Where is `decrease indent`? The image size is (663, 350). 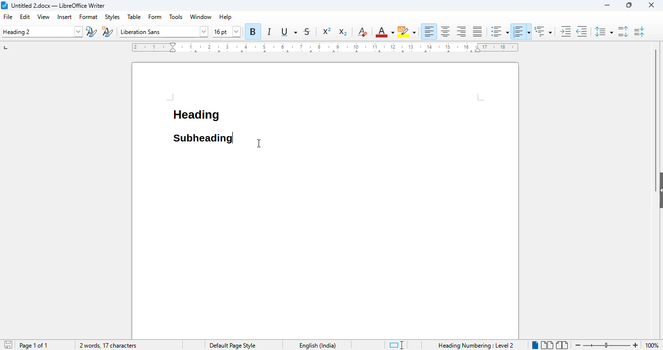 decrease indent is located at coordinates (582, 31).